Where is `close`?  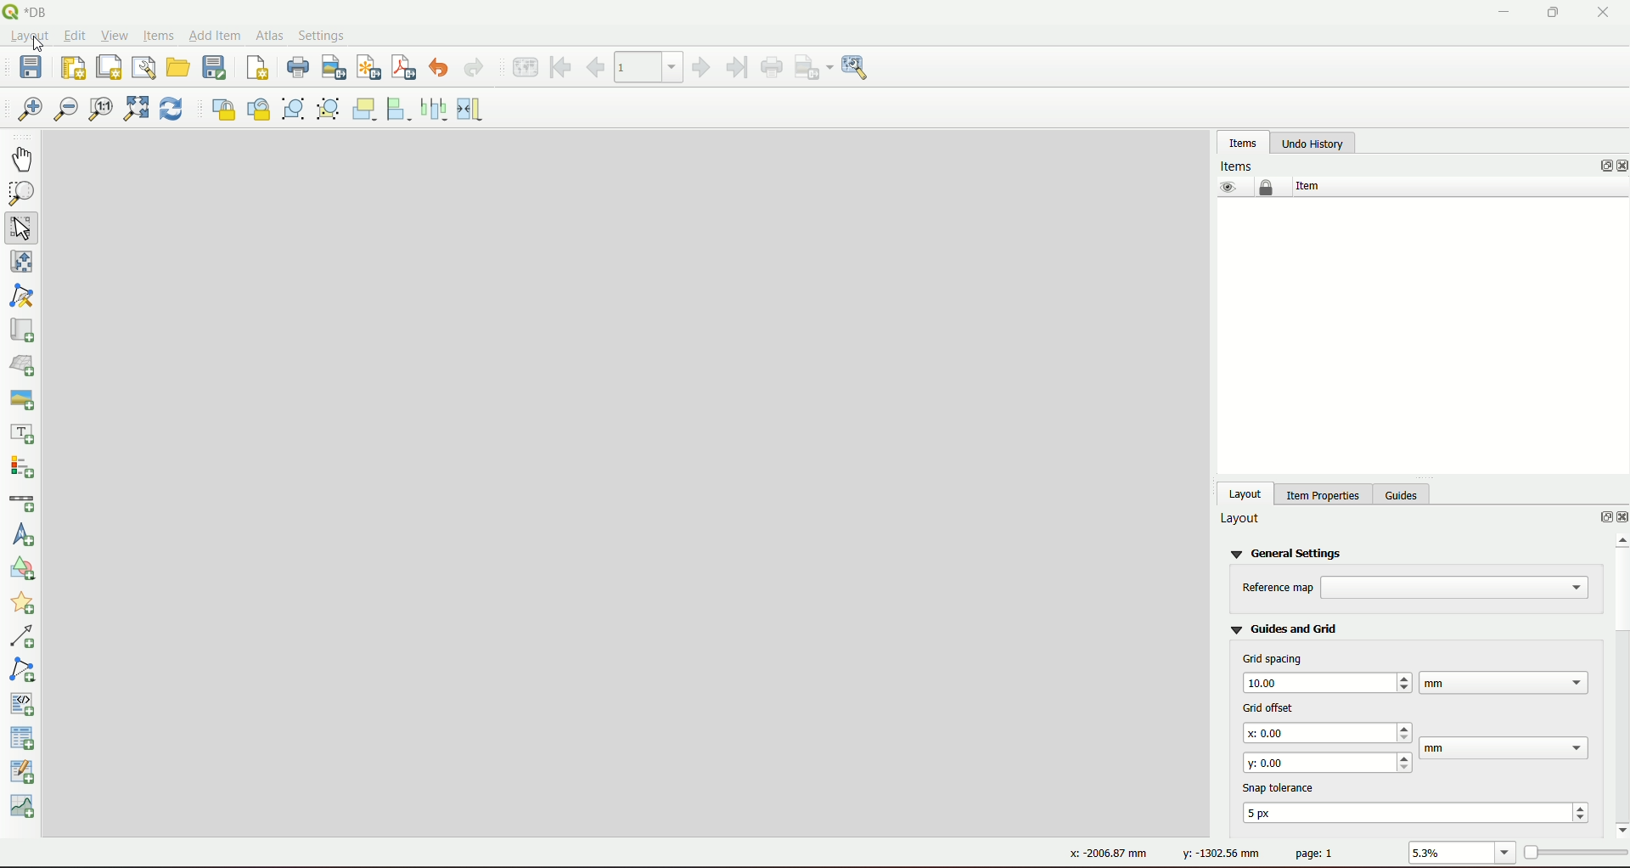 close is located at coordinates (1620, 518).